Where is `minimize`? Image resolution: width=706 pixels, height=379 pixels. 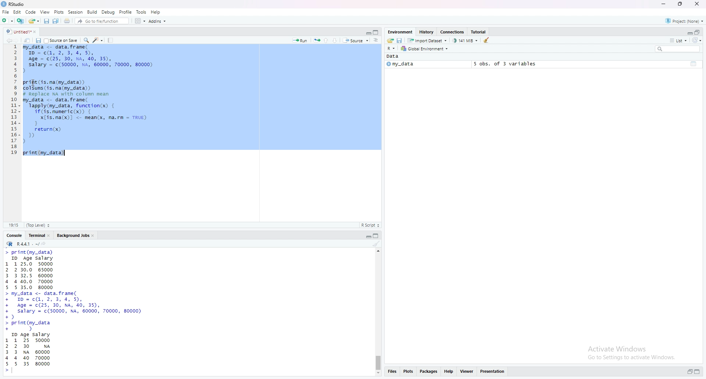 minimize is located at coordinates (662, 4).